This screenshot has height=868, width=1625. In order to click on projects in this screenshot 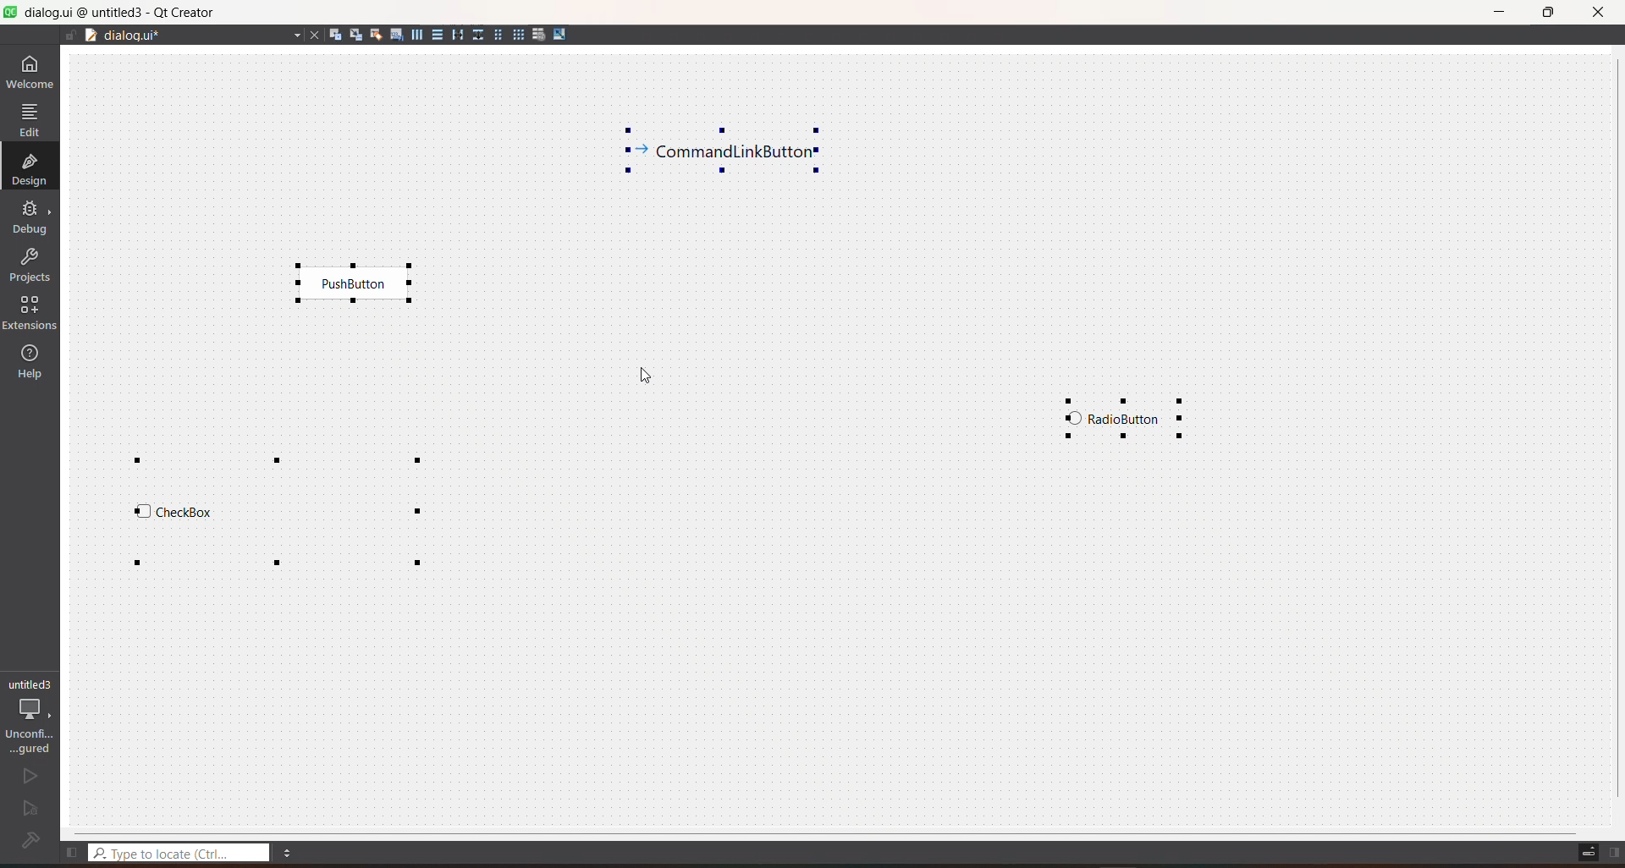, I will do `click(30, 264)`.